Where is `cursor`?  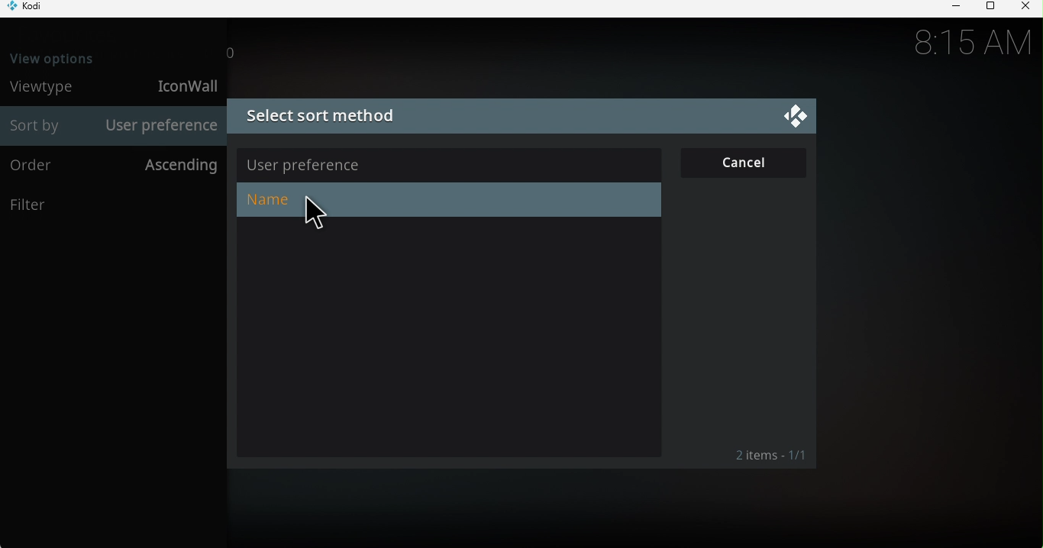 cursor is located at coordinates (307, 218).